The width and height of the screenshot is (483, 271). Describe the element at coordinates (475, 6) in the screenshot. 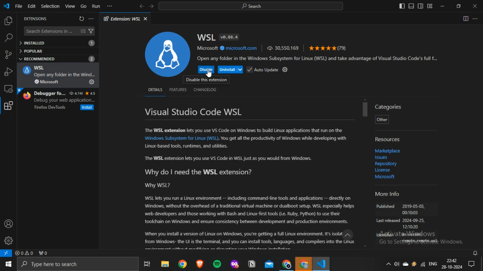

I see `close` at that location.